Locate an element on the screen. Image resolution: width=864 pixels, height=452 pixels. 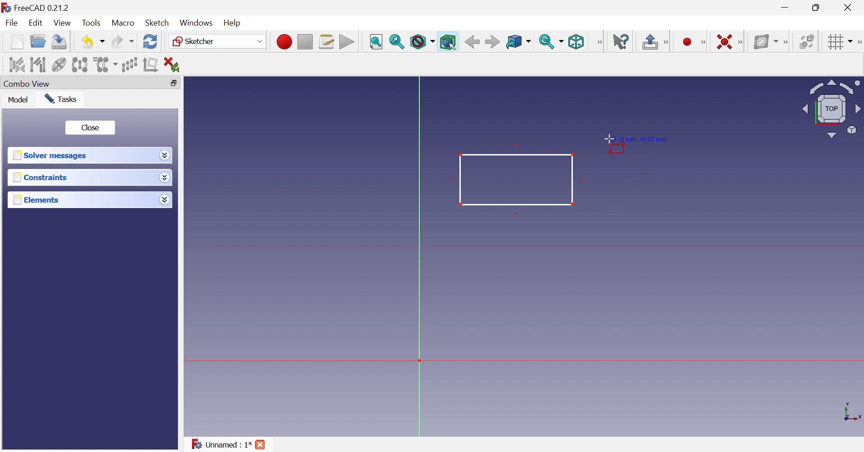
Edit is located at coordinates (36, 23).